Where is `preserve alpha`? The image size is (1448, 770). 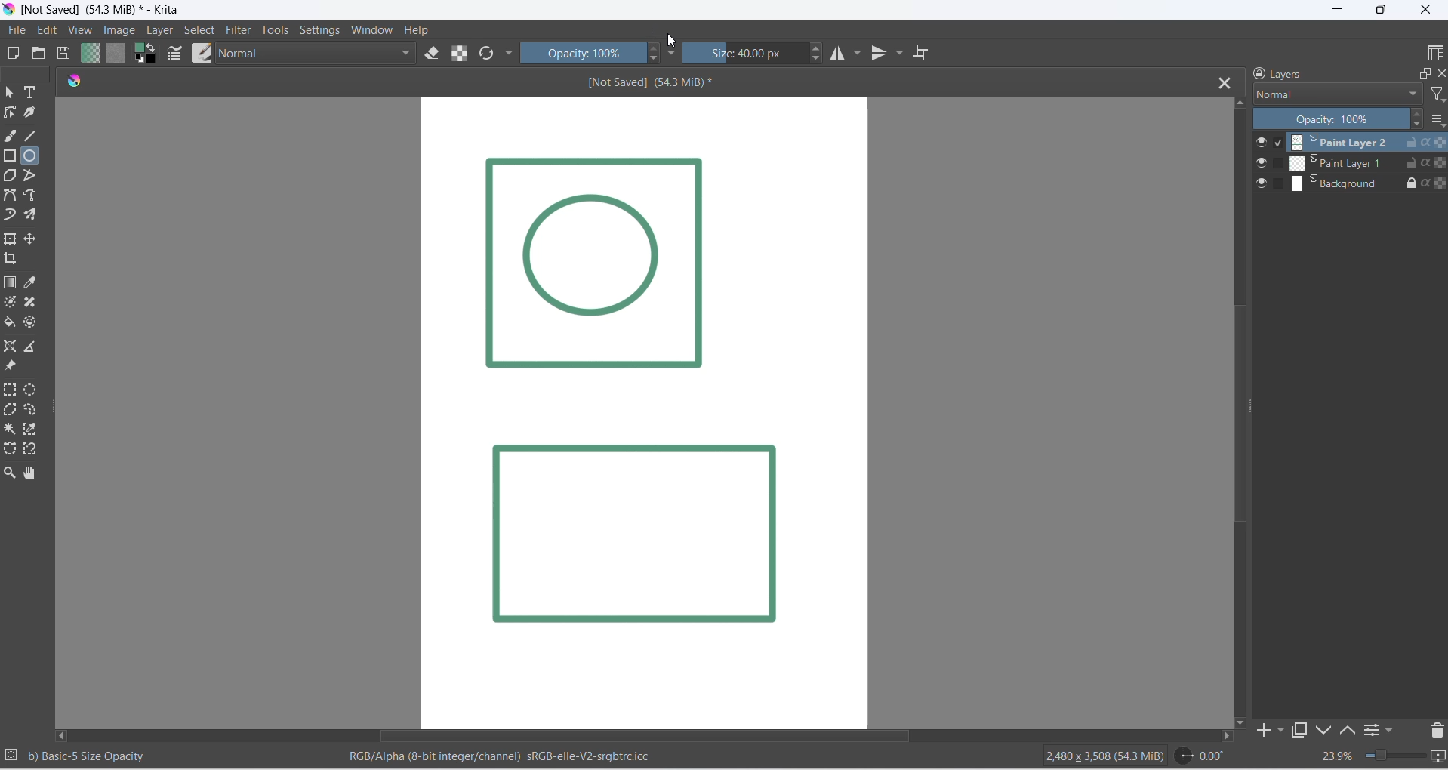
preserve alpha is located at coordinates (462, 54).